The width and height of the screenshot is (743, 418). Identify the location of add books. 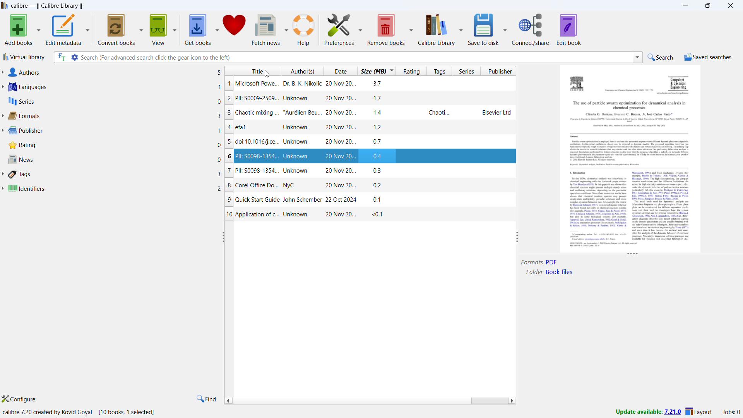
(17, 31).